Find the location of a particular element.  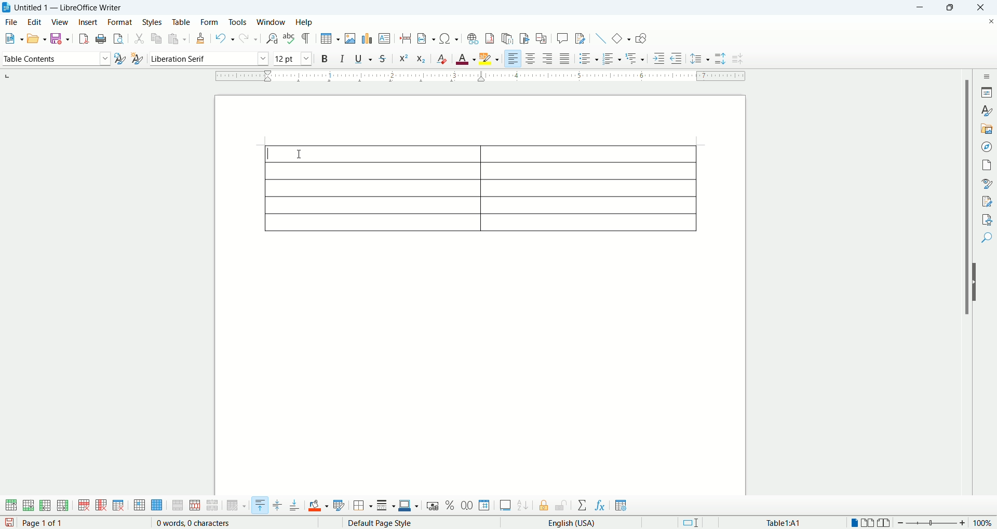

page count is located at coordinates (45, 523).